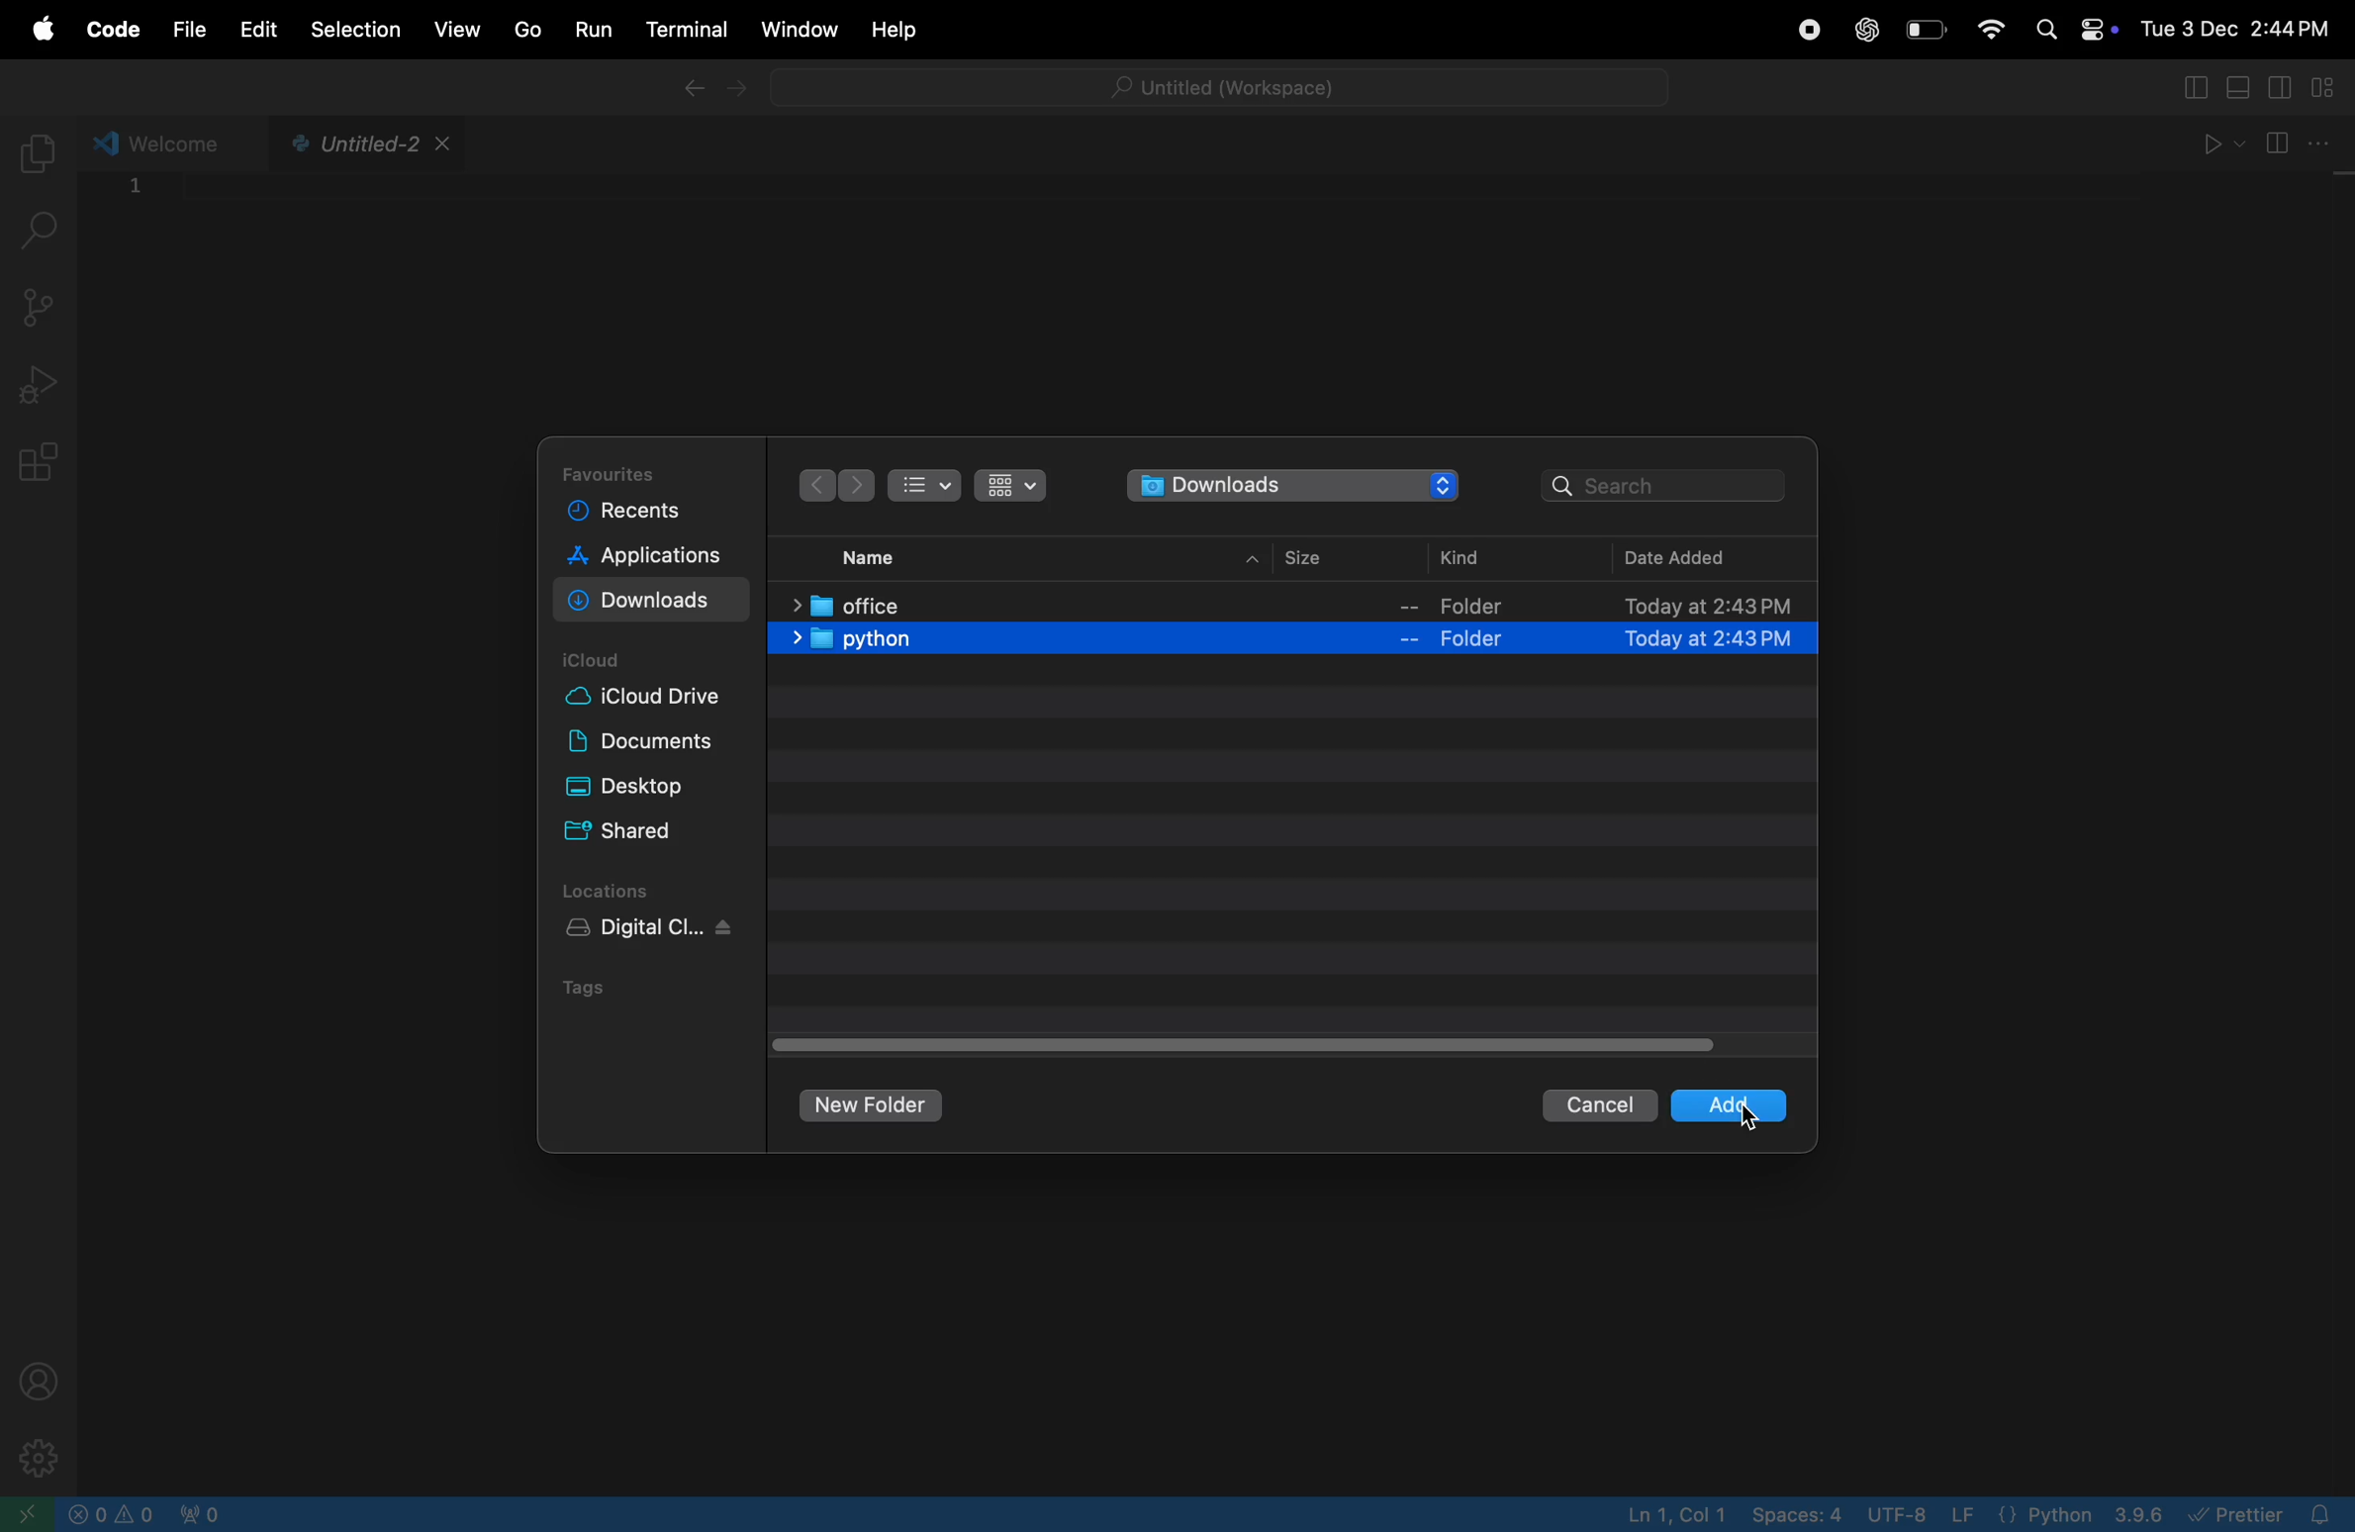  I want to click on tags, so click(587, 991).